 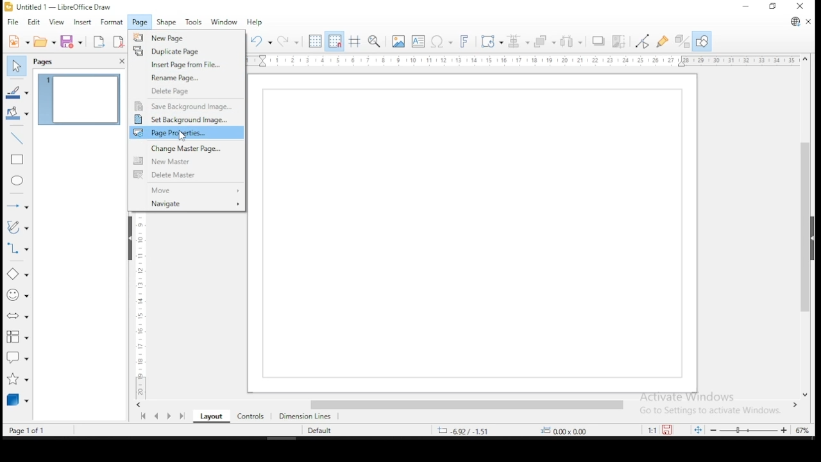 What do you see at coordinates (699, 429) in the screenshot?
I see `fit document to window` at bounding box center [699, 429].